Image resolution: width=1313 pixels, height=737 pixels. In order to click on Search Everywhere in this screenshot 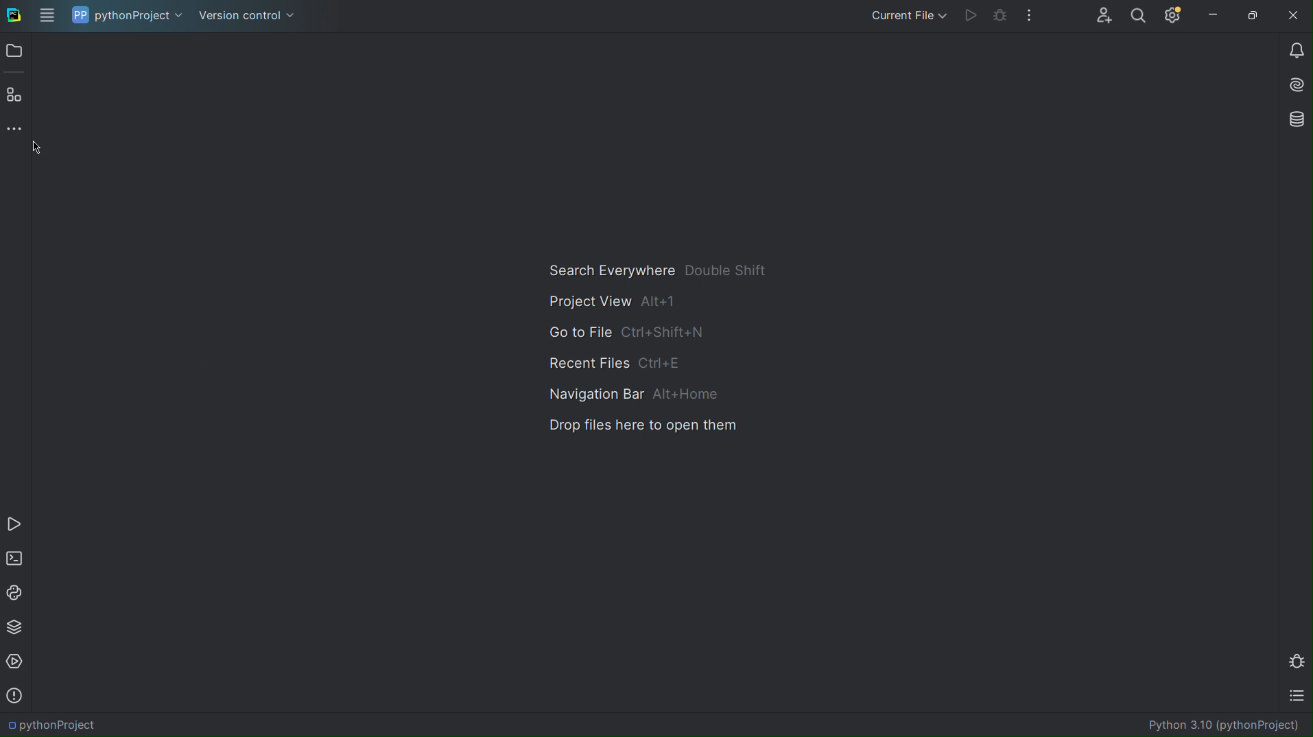, I will do `click(657, 270)`.